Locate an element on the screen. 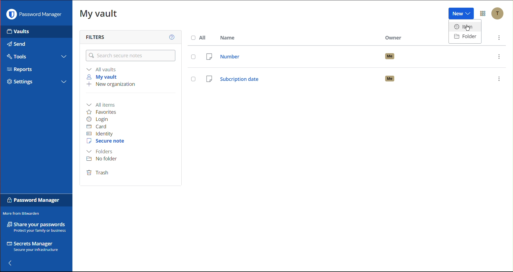 The height and width of the screenshot is (272, 513). My vault is located at coordinates (103, 76).